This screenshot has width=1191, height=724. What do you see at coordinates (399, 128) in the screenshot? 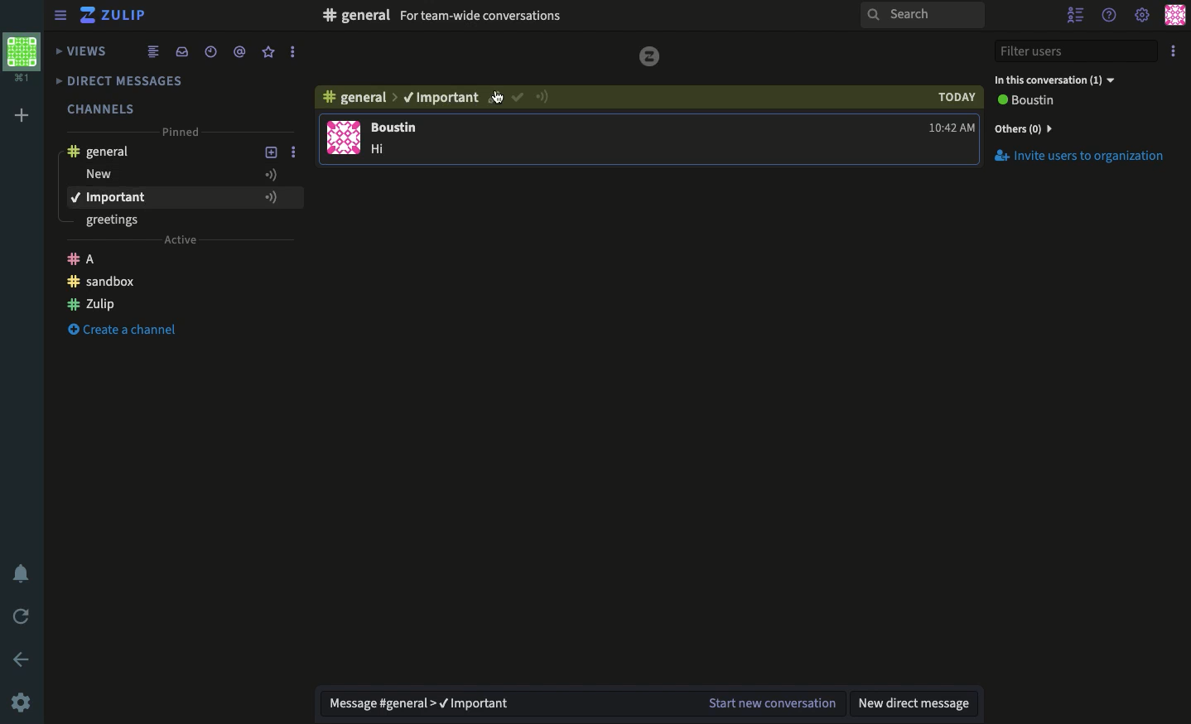
I see `user` at bounding box center [399, 128].